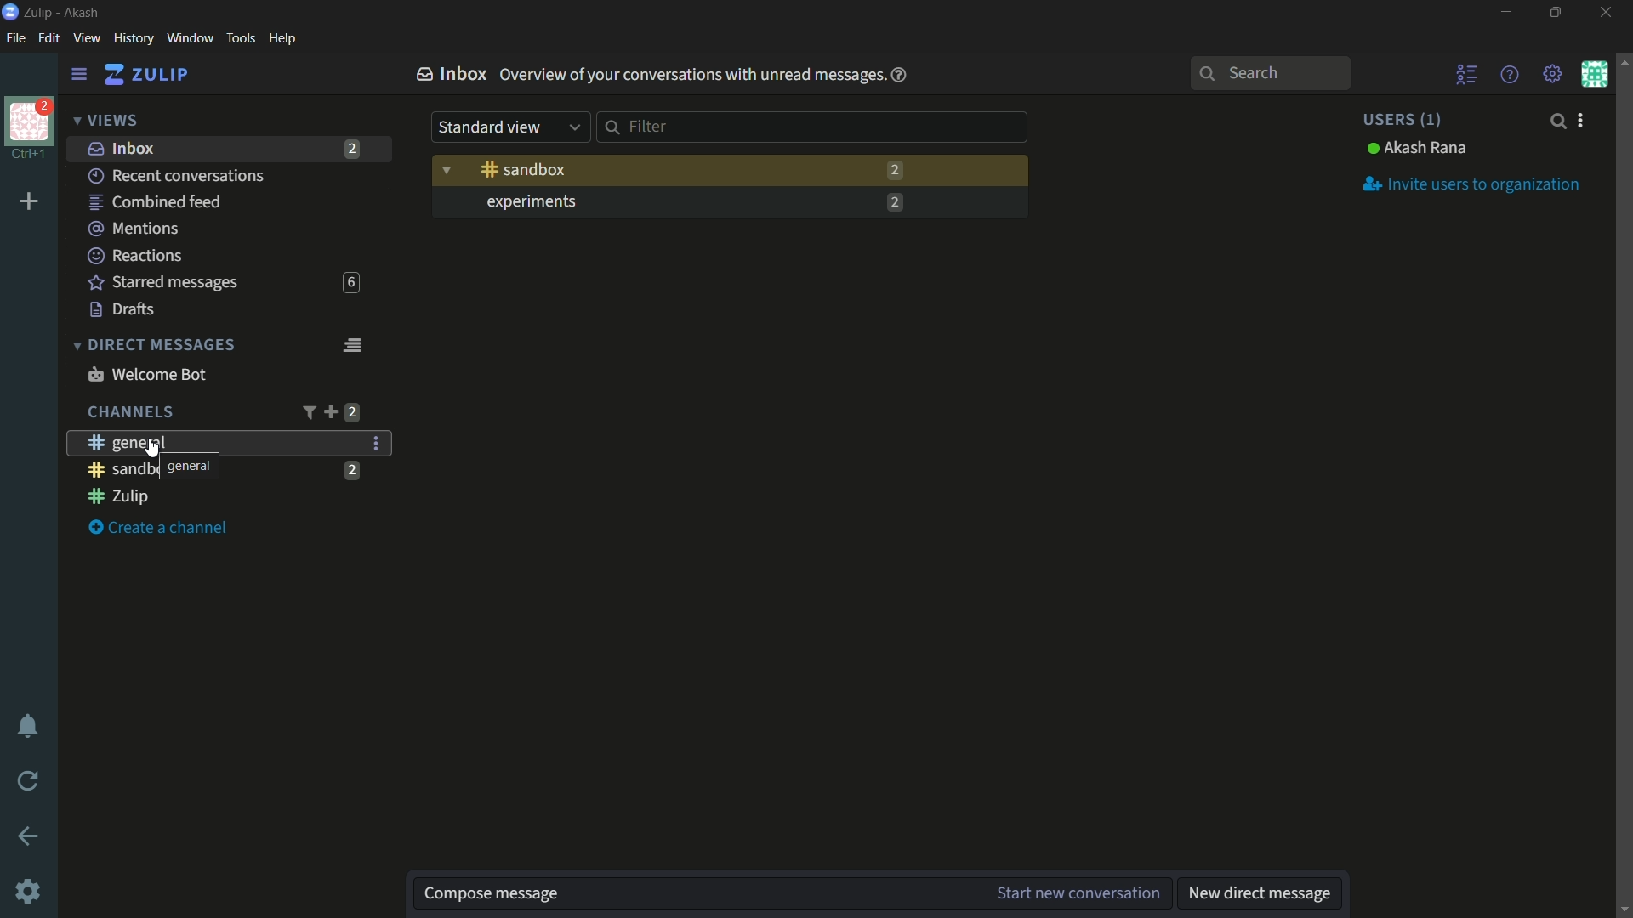 The width and height of the screenshot is (1633, 918). Describe the element at coordinates (693, 894) in the screenshot. I see `compose new message` at that location.